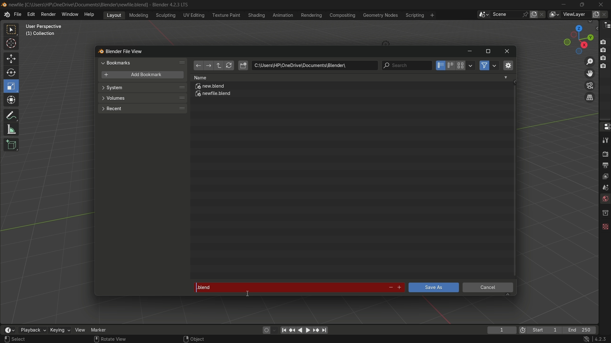  What do you see at coordinates (406, 65) in the screenshot?
I see `search bar` at bounding box center [406, 65].